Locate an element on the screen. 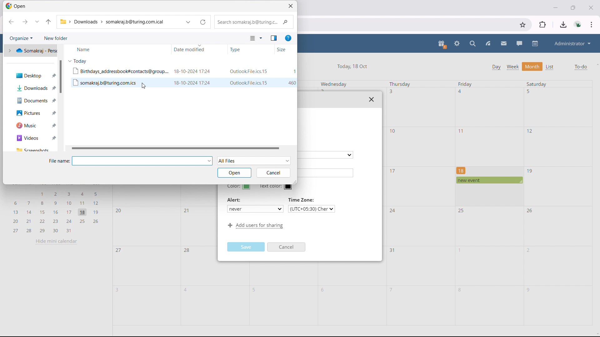 The image size is (600, 337). 5 is located at coordinates (256, 290).